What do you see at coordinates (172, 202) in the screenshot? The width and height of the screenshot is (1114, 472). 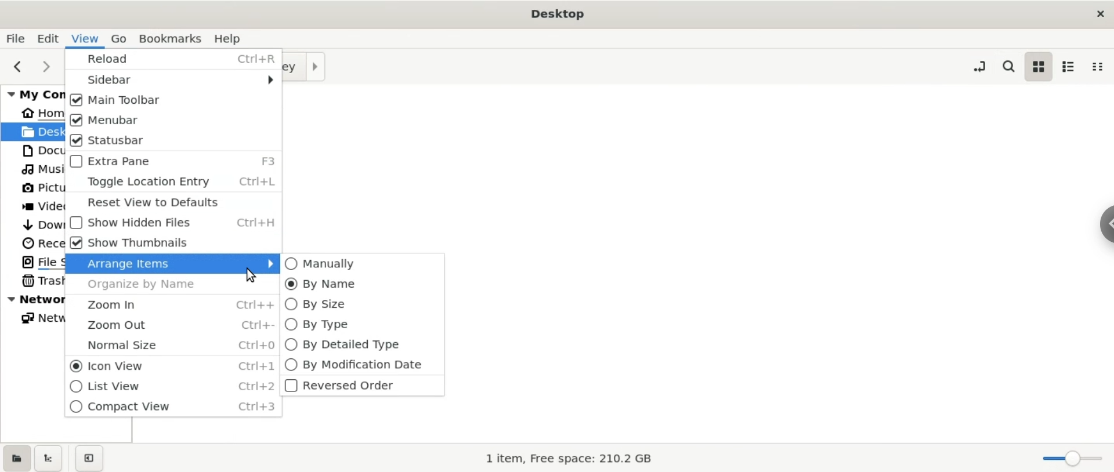 I see `reset view defaults` at bounding box center [172, 202].